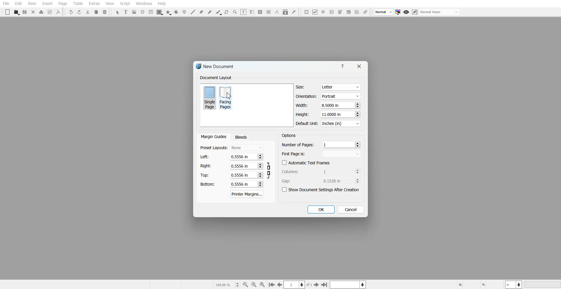 This screenshot has width=561, height=289. I want to click on Unlink Text Frame, so click(269, 12).